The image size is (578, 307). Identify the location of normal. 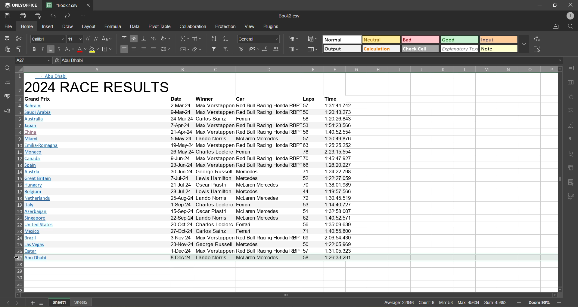
(341, 40).